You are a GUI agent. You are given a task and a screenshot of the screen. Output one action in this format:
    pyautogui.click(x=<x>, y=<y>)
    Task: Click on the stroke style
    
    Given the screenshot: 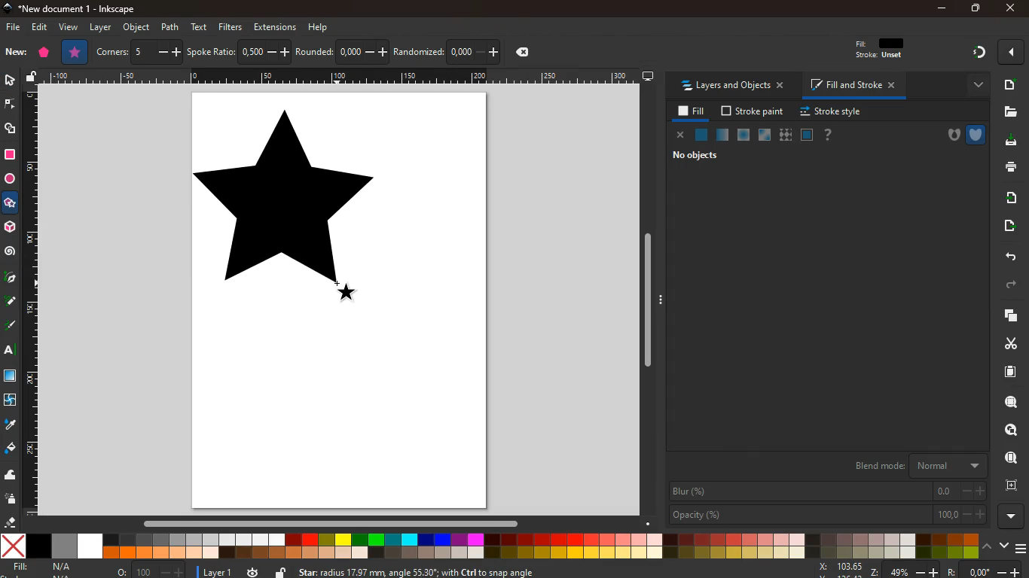 What is the action you would take?
    pyautogui.click(x=833, y=112)
    